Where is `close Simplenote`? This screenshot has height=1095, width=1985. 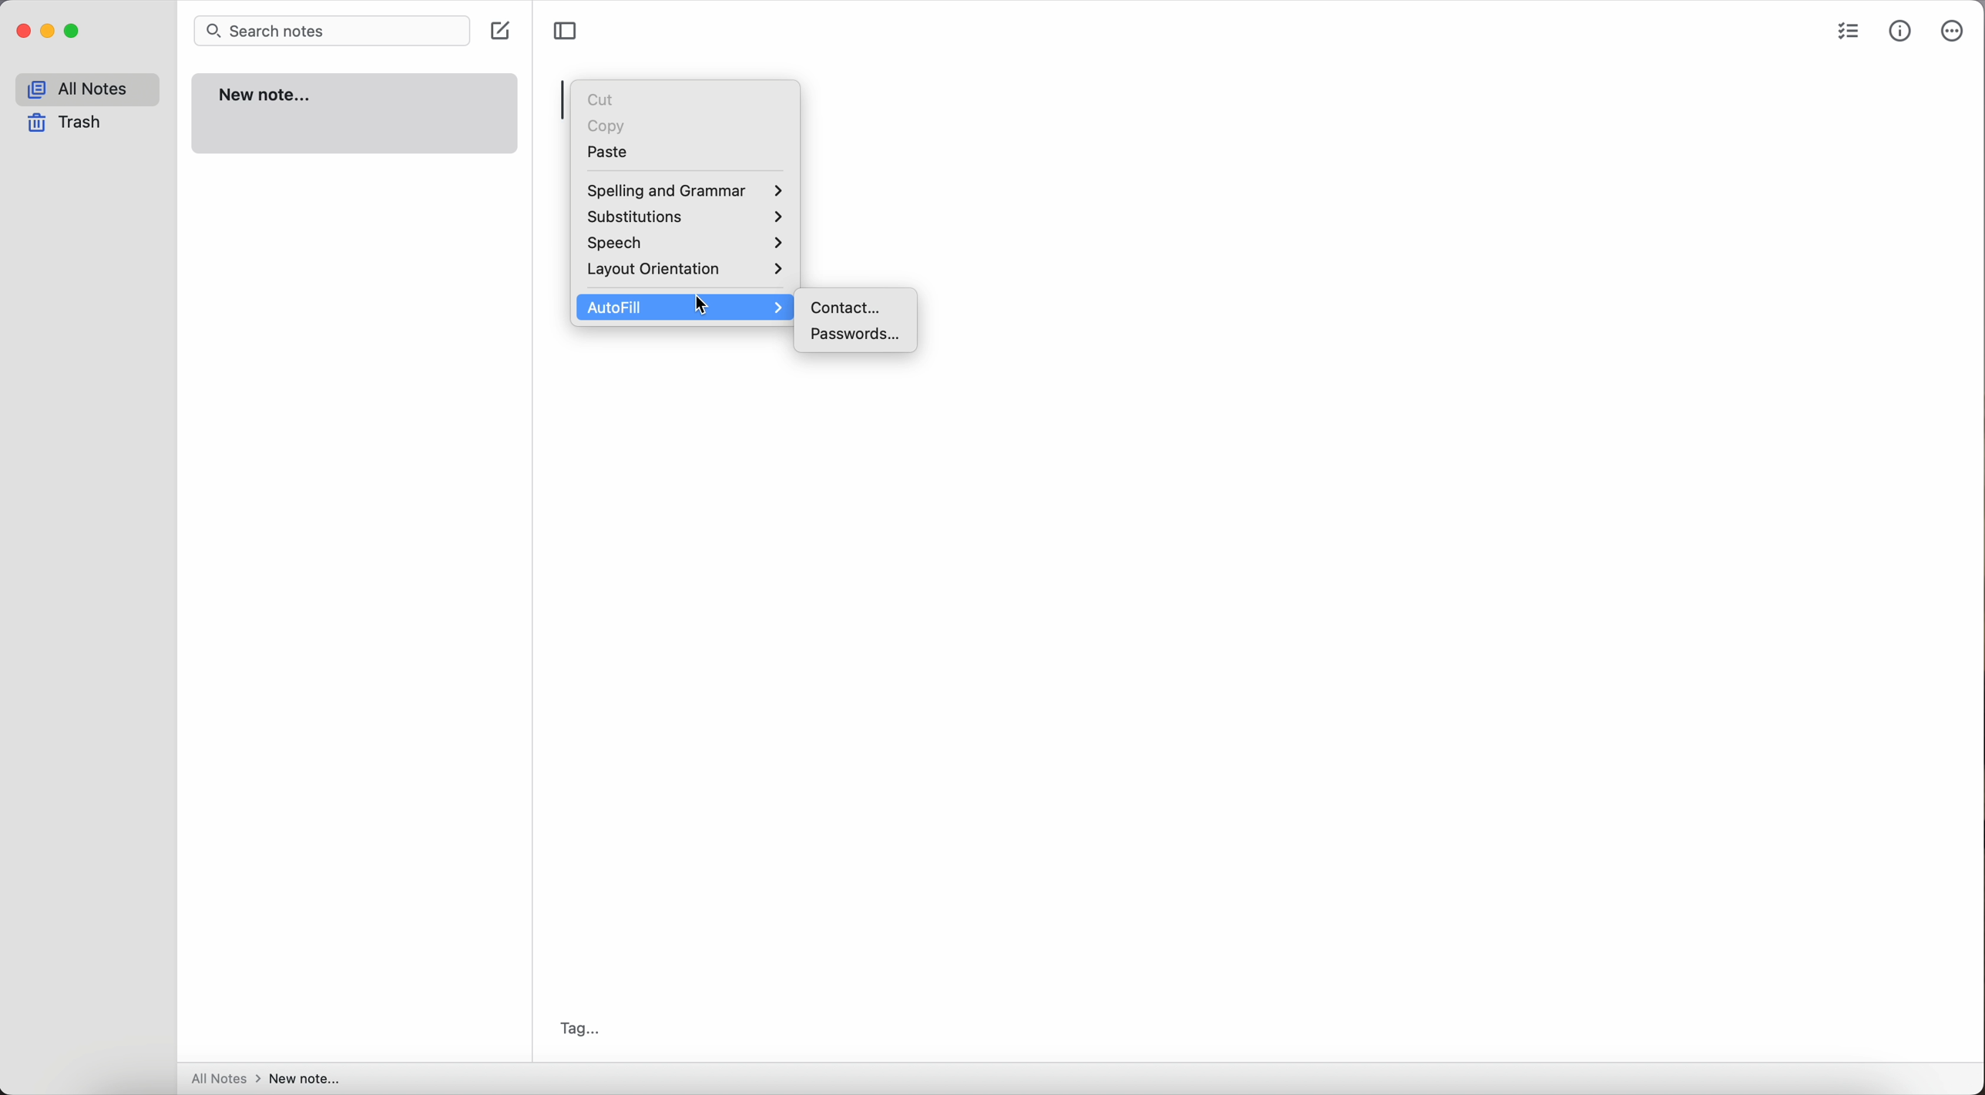
close Simplenote is located at coordinates (22, 32).